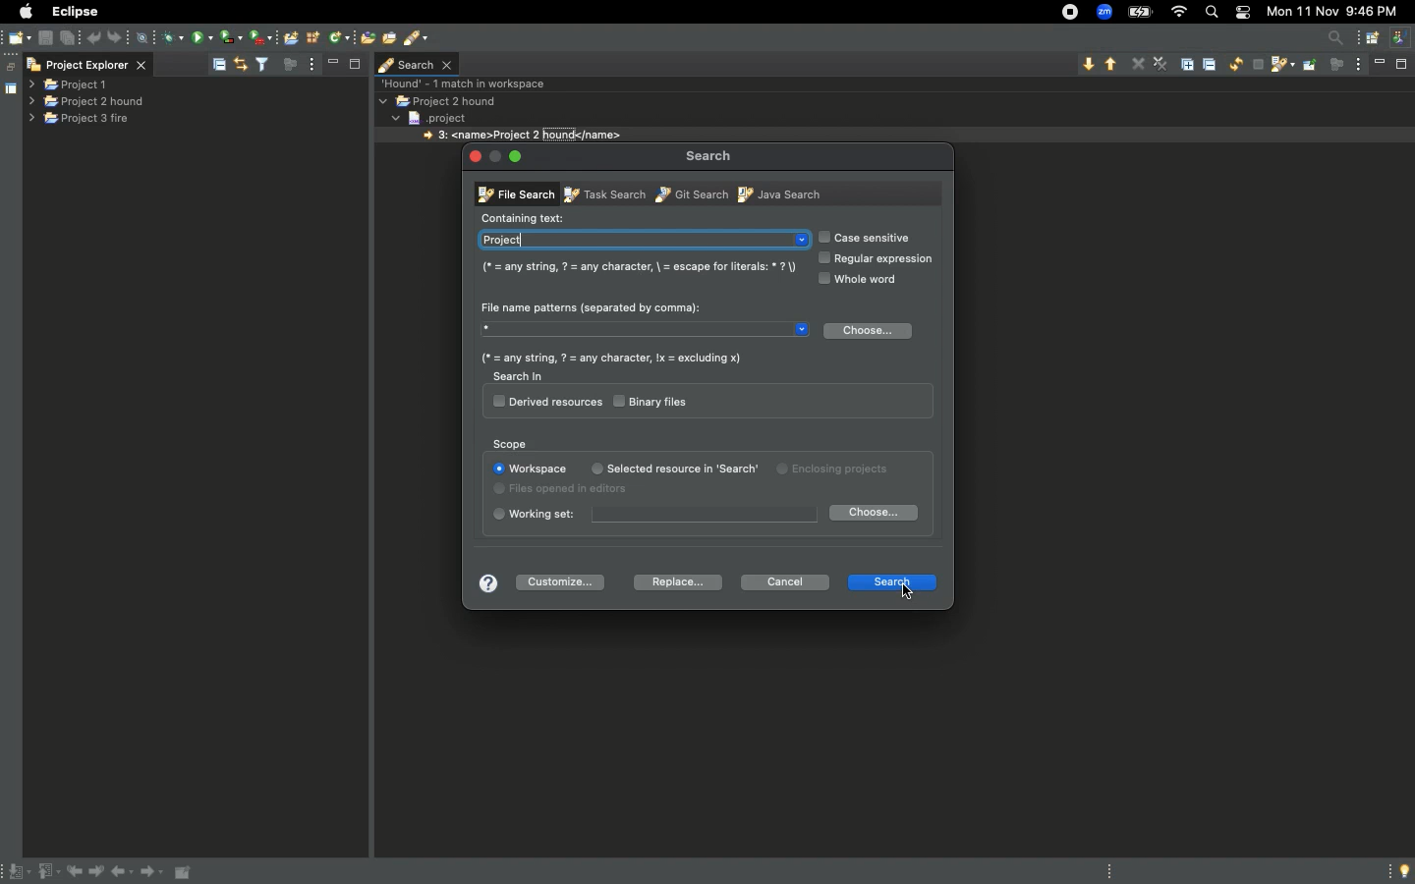  What do you see at coordinates (1336, 70) in the screenshot?
I see `focus on active activity` at bounding box center [1336, 70].